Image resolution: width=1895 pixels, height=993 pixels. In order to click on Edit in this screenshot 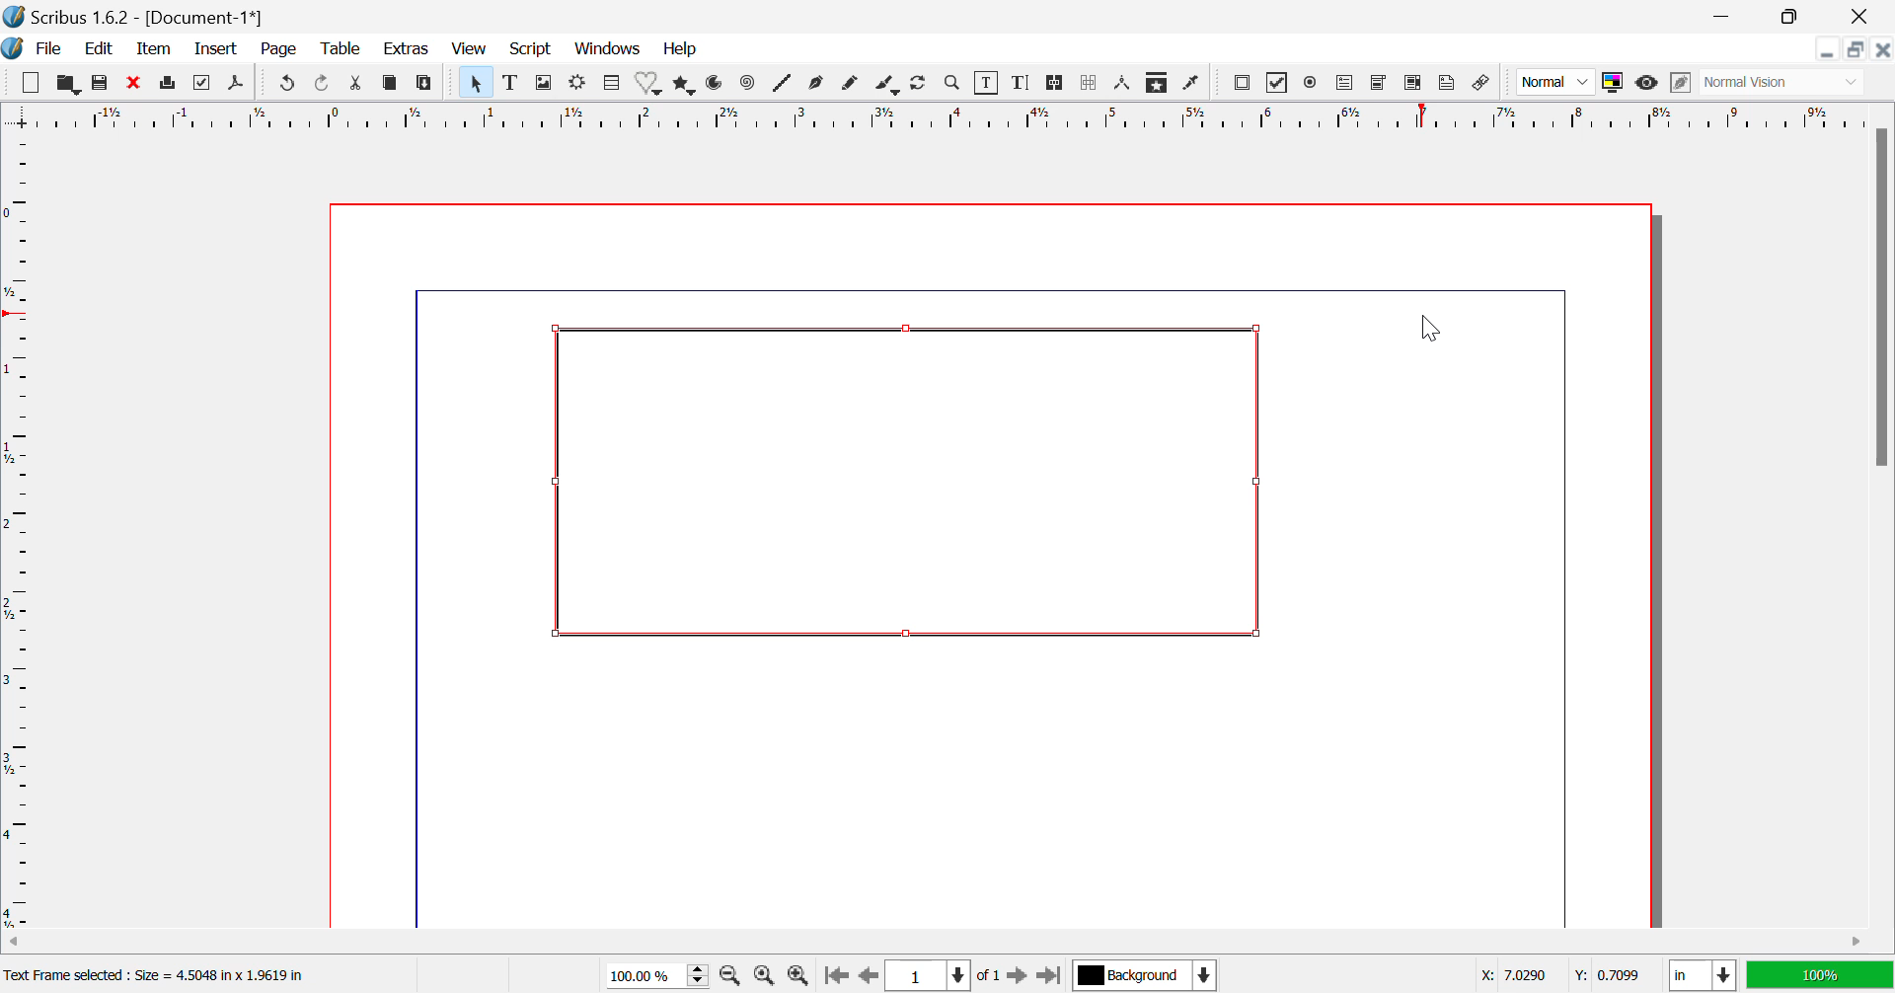, I will do `click(102, 51)`.